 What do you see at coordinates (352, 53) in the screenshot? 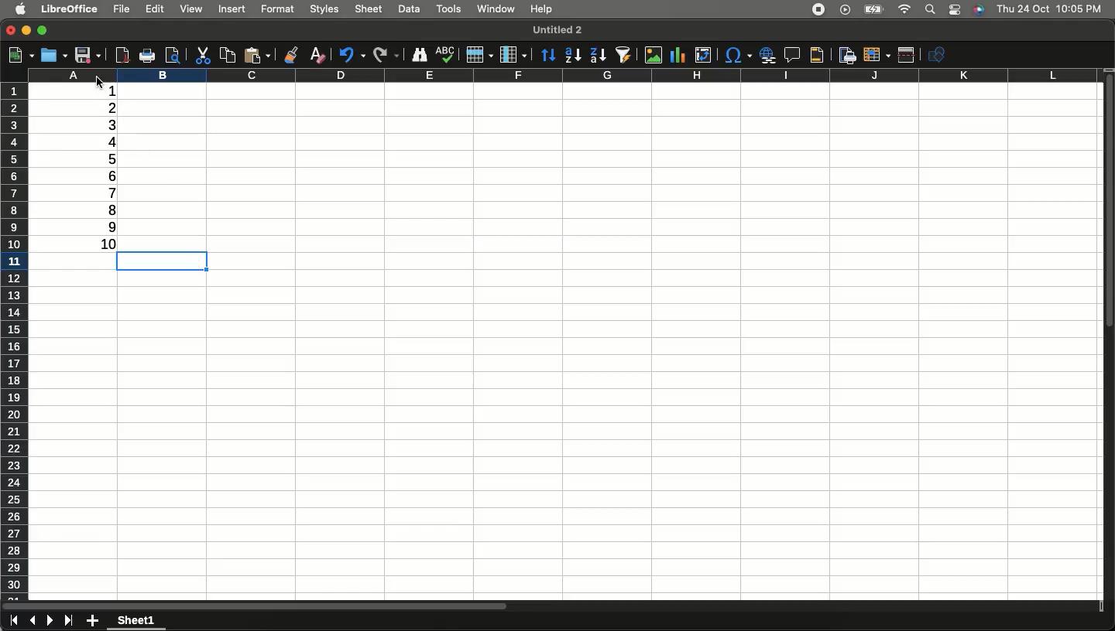
I see `Uno` at bounding box center [352, 53].